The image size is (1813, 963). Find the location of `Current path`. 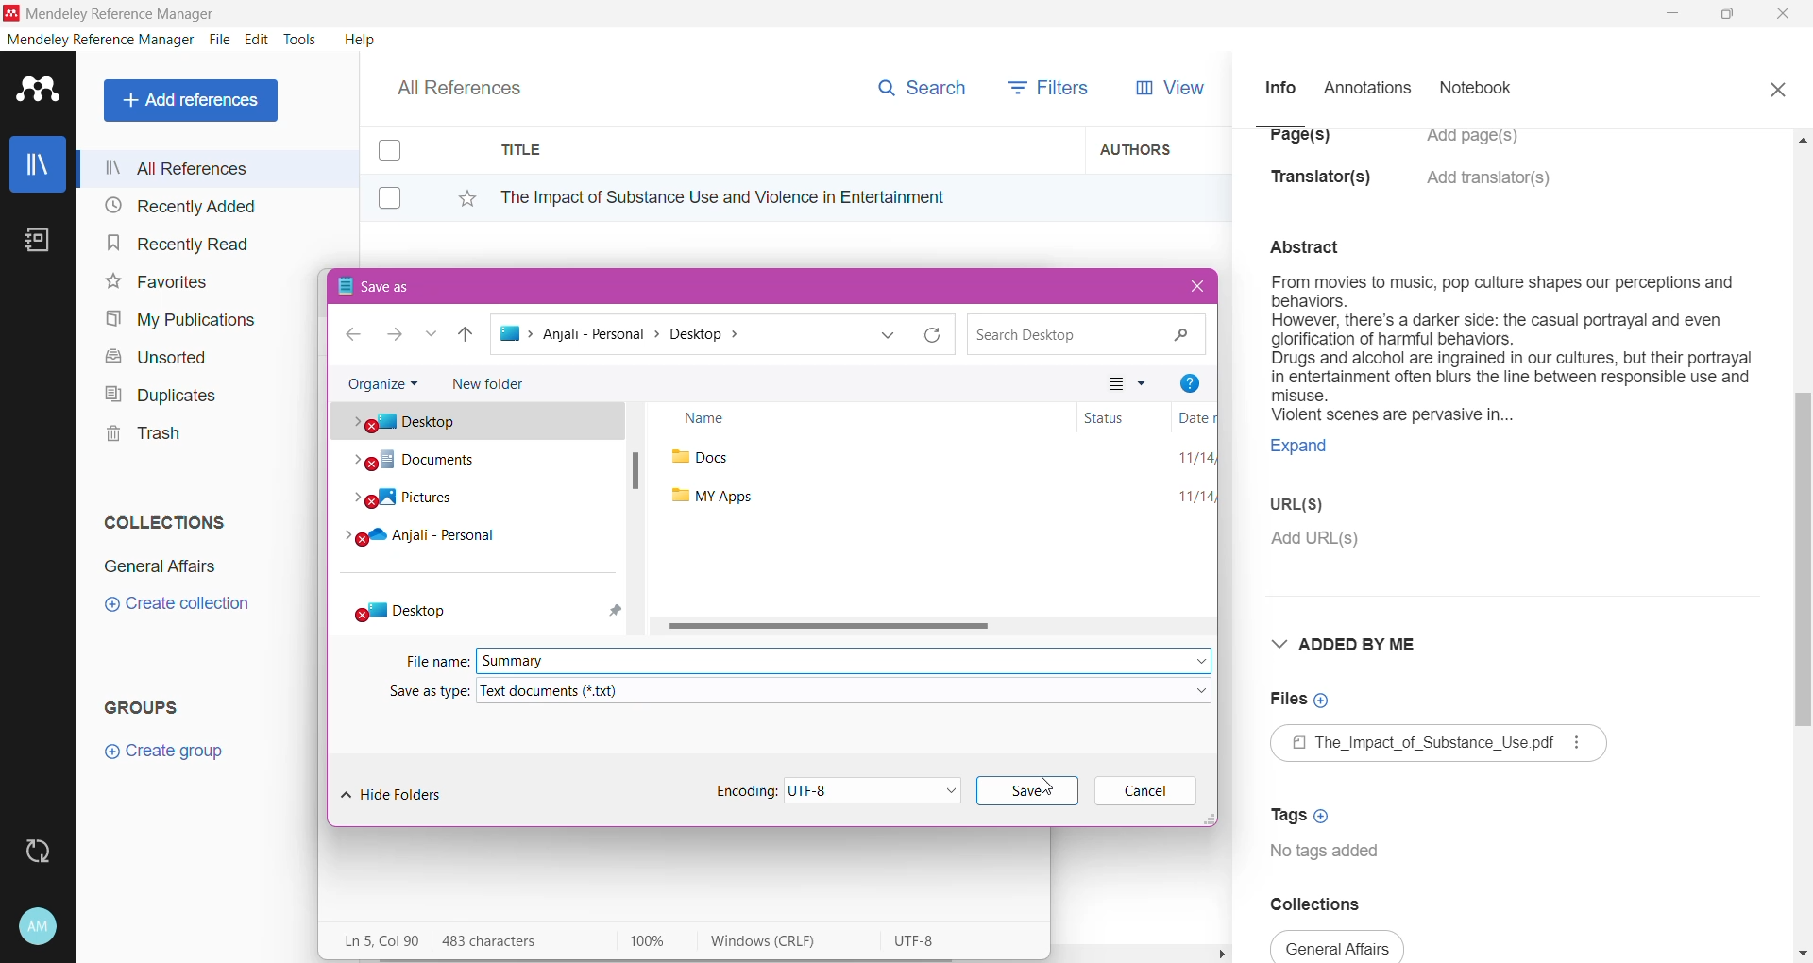

Current path is located at coordinates (677, 336).